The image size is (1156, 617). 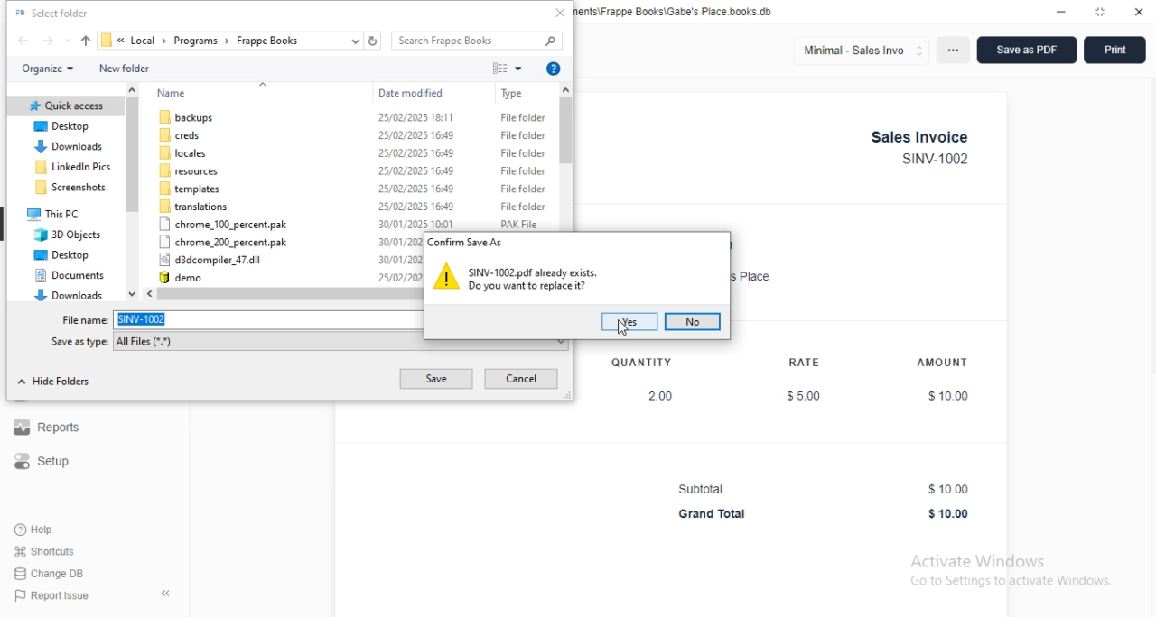 I want to click on SINV-1002, so click(x=268, y=319).